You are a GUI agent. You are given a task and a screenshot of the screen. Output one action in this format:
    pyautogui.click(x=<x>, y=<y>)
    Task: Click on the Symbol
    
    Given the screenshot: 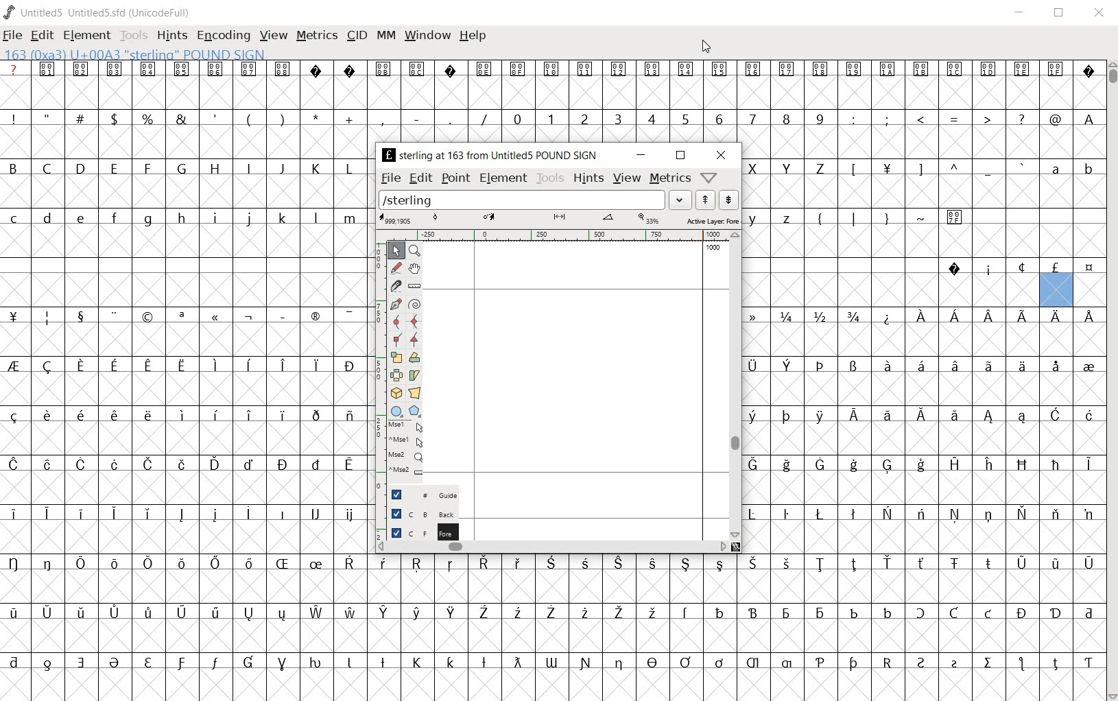 What is the action you would take?
    pyautogui.click(x=215, y=318)
    